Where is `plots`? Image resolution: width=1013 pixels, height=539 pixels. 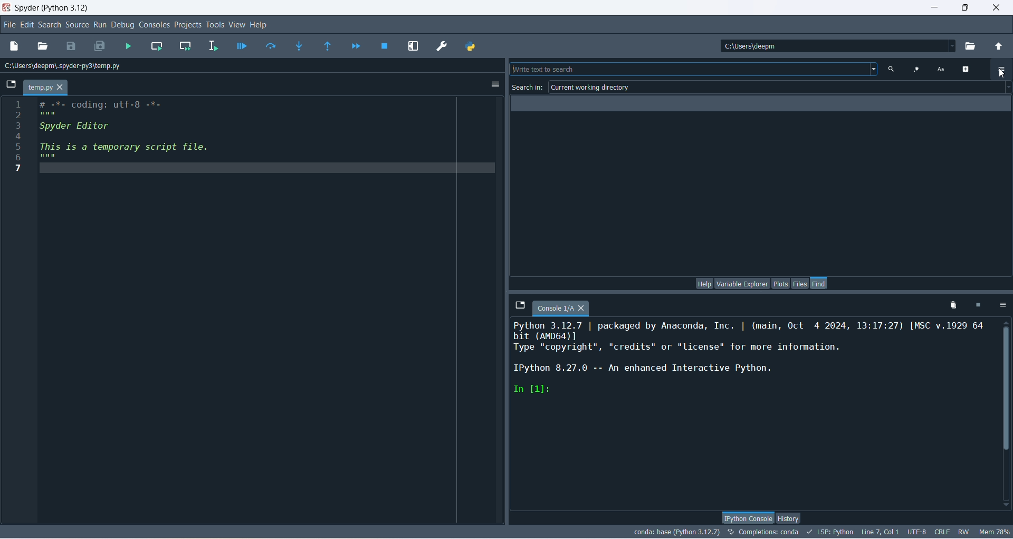 plots is located at coordinates (780, 283).